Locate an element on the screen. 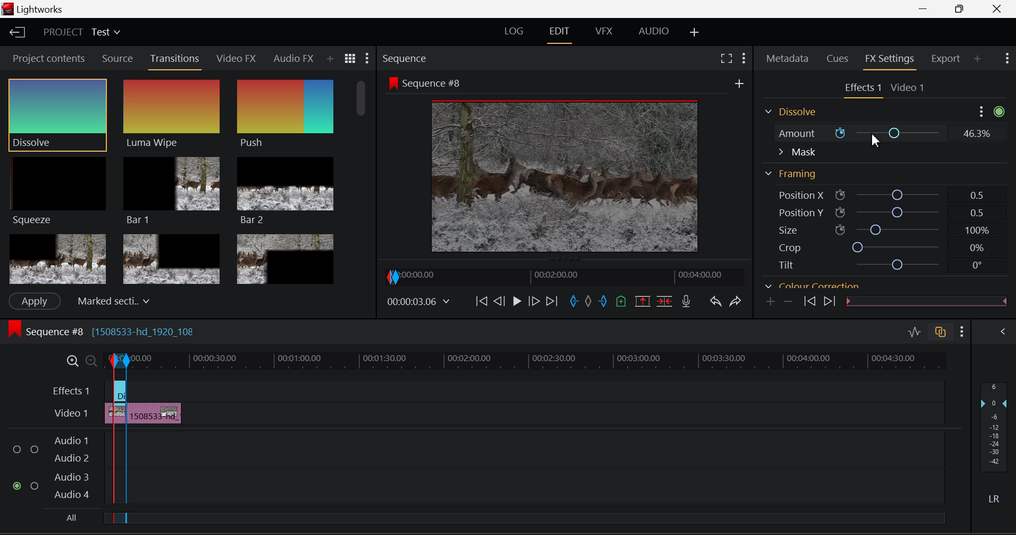  Metadata is located at coordinates (787, 59).